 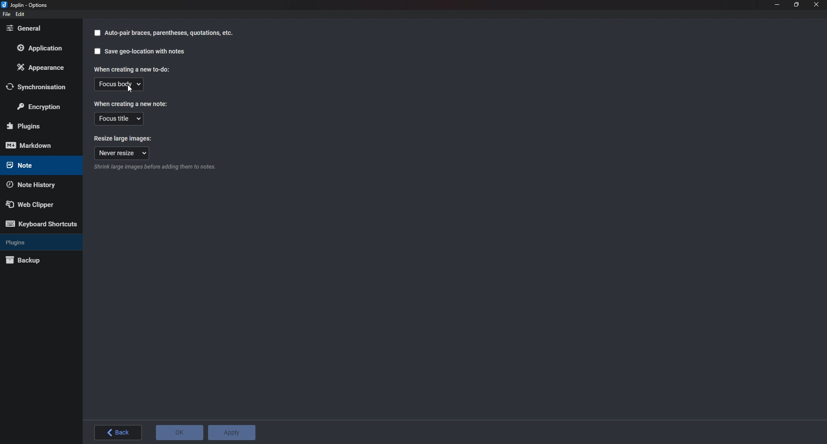 I want to click on Synchronization, so click(x=40, y=87).